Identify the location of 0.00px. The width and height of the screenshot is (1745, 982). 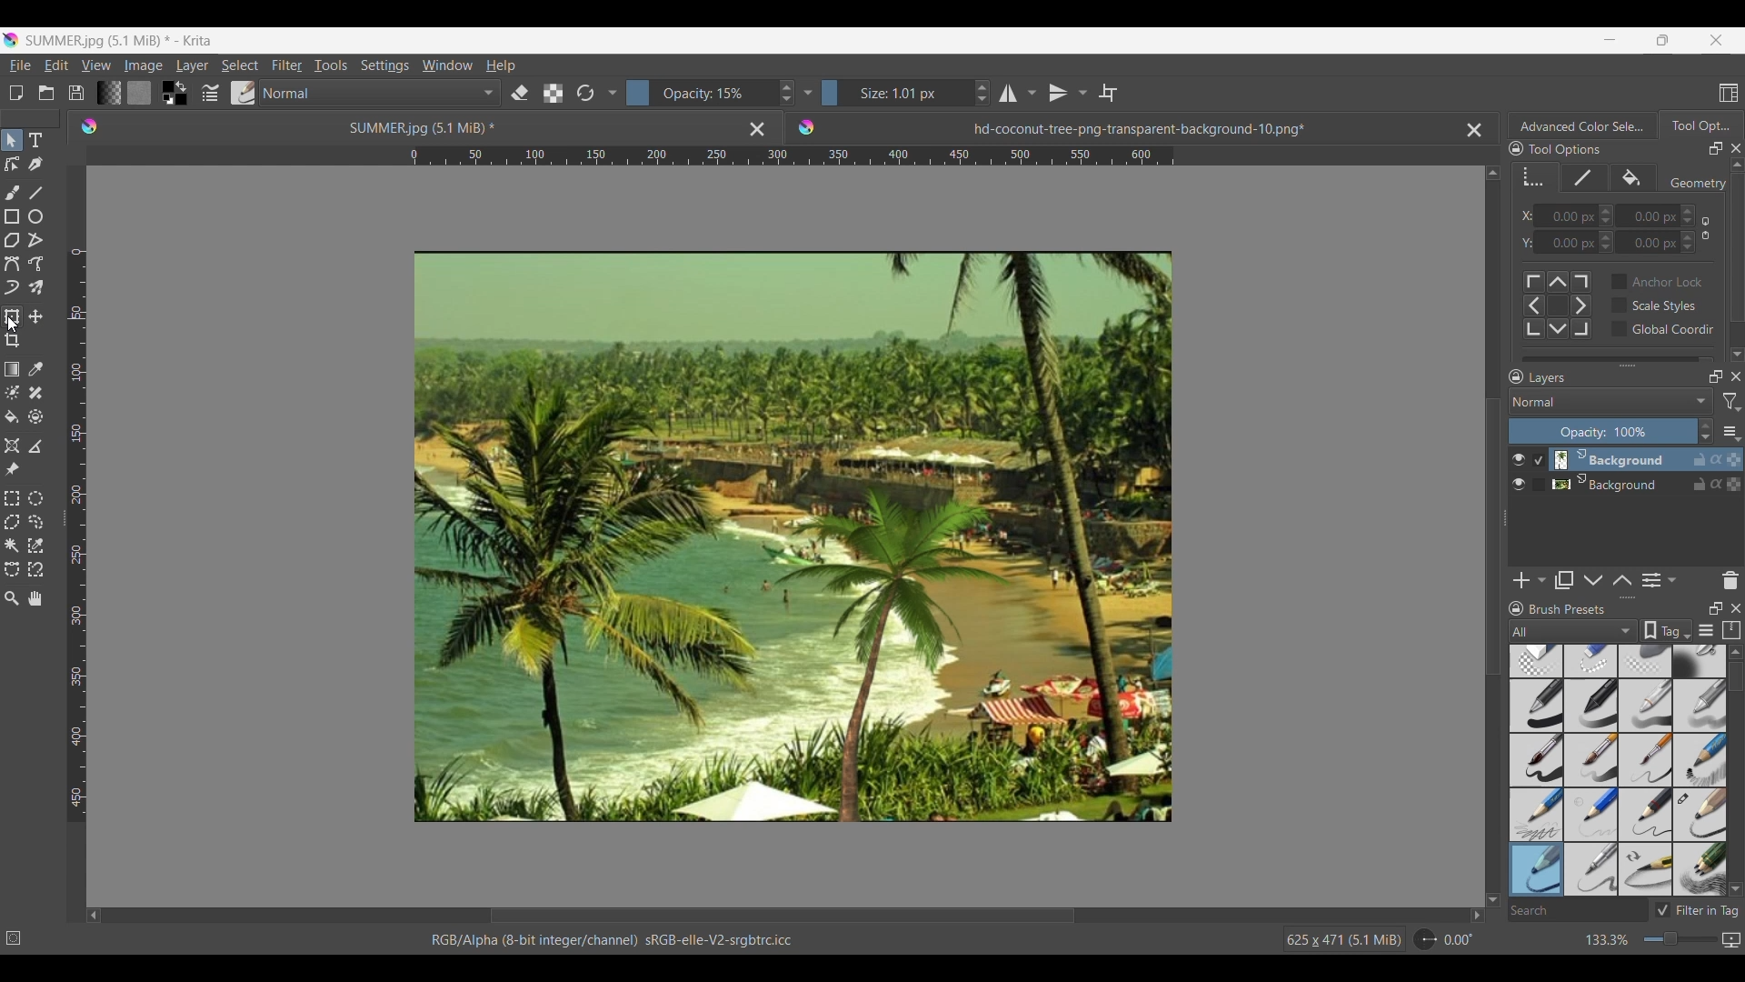
(1656, 214).